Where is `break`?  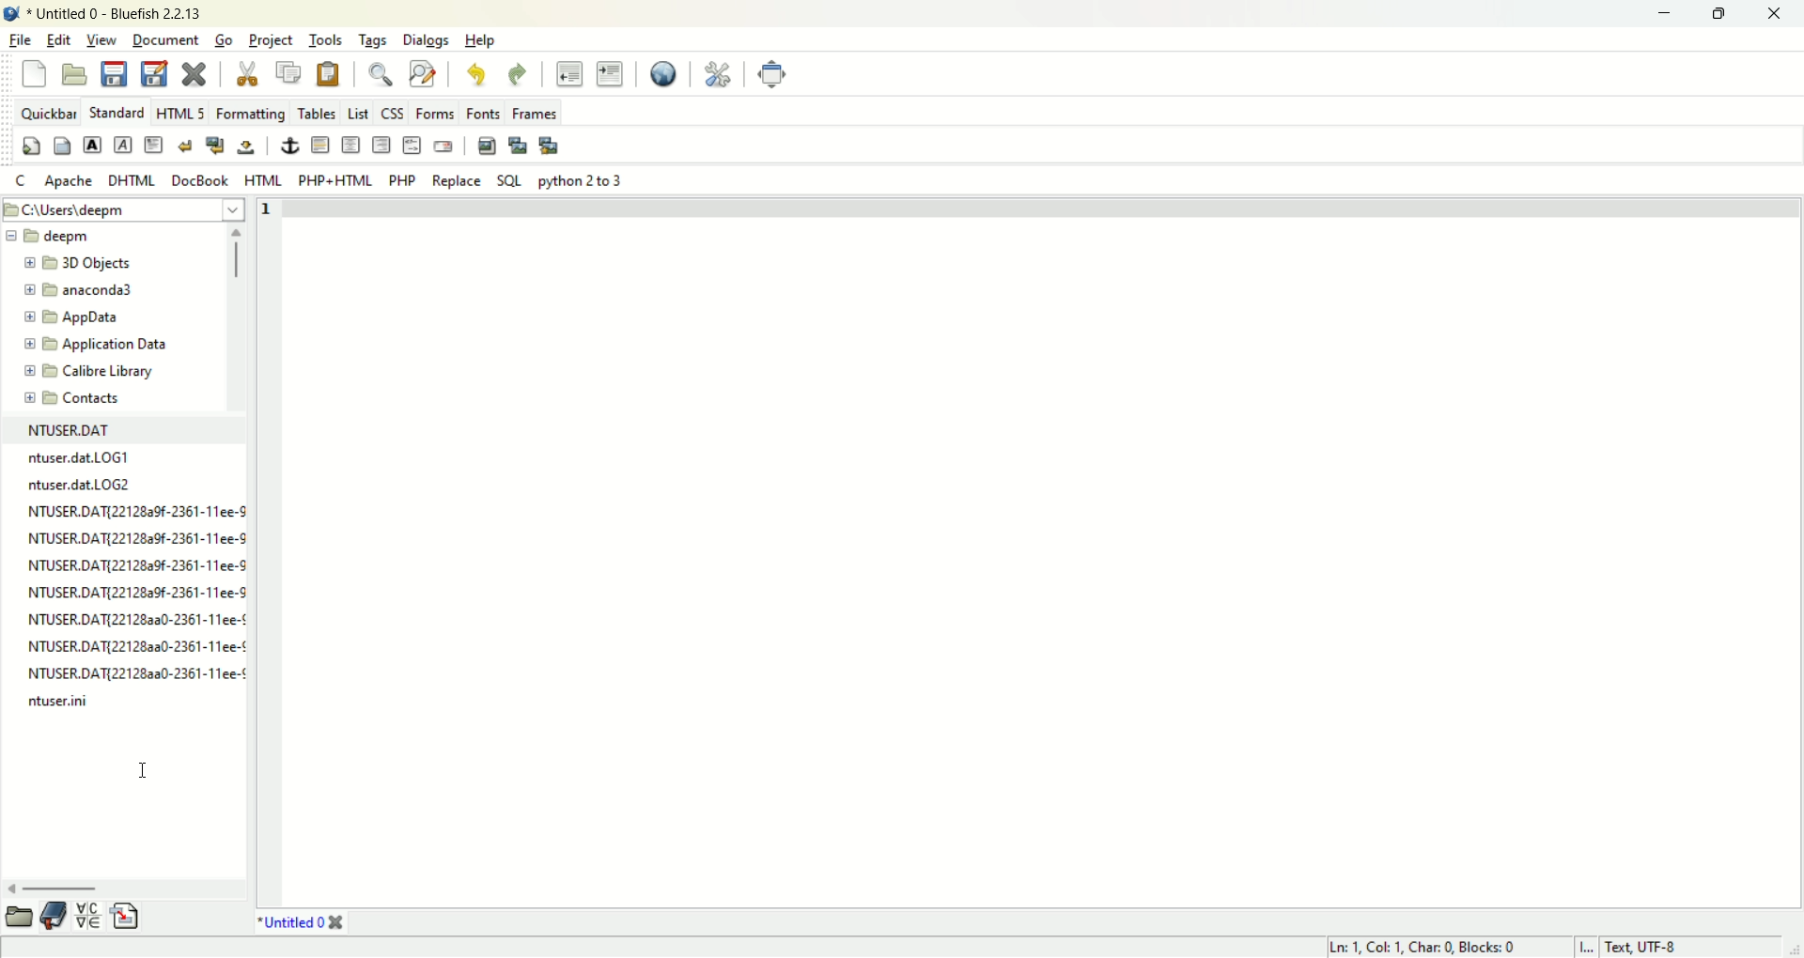
break is located at coordinates (187, 145).